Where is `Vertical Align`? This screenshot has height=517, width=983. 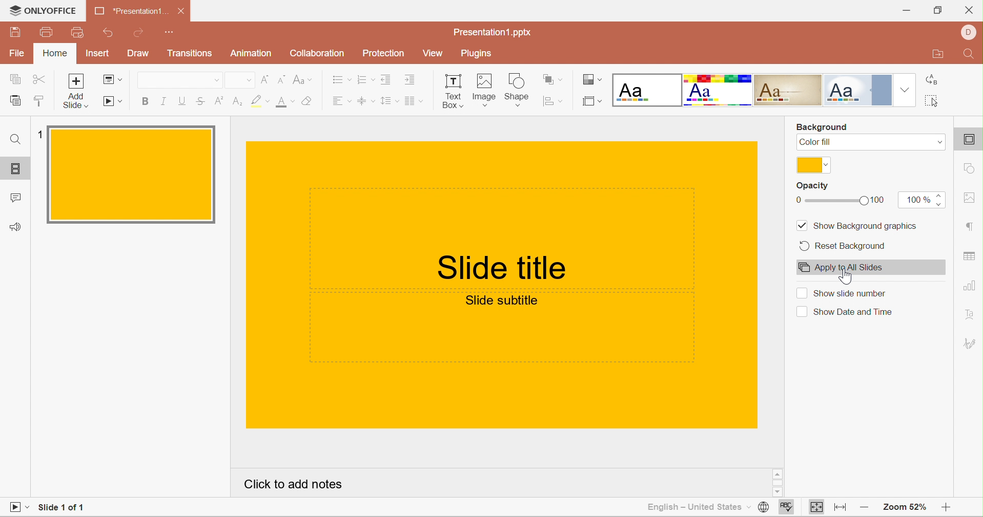 Vertical Align is located at coordinates (366, 102).